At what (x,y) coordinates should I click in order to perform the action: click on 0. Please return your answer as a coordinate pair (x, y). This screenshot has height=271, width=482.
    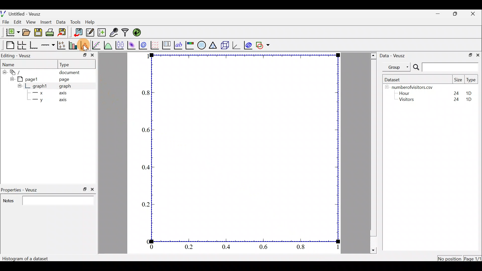
    Looking at the image, I should click on (145, 242).